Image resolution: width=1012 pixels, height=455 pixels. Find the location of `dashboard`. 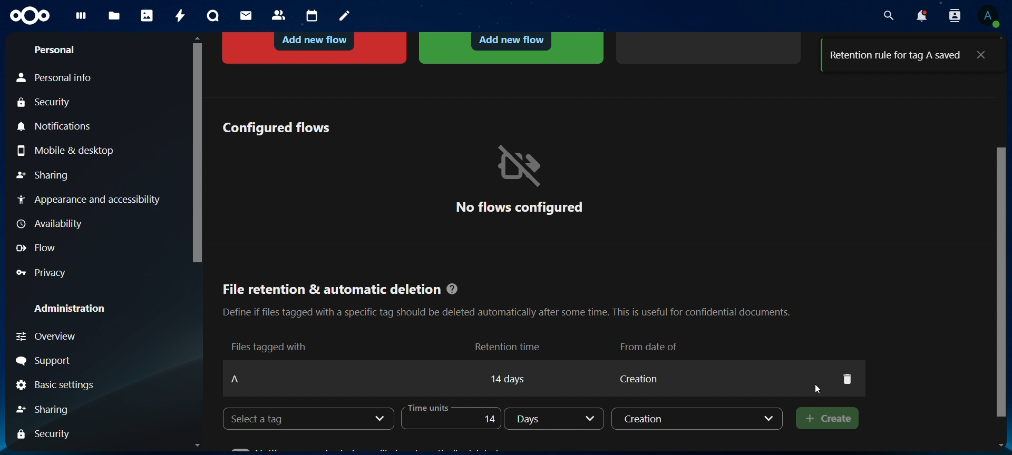

dashboard is located at coordinates (82, 19).